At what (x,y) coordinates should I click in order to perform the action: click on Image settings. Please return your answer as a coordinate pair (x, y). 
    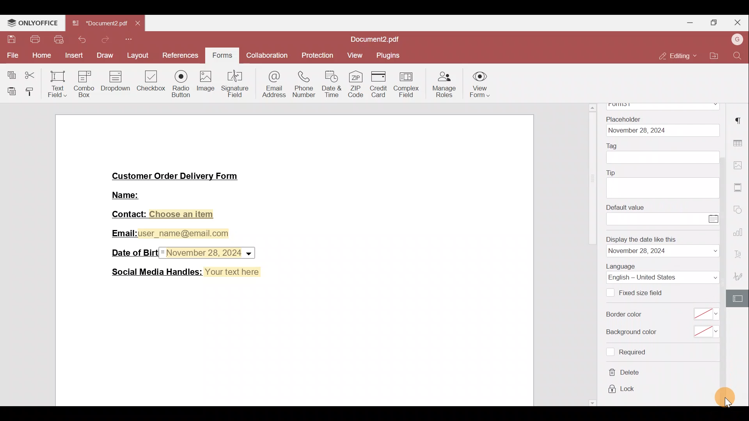
    Looking at the image, I should click on (740, 166).